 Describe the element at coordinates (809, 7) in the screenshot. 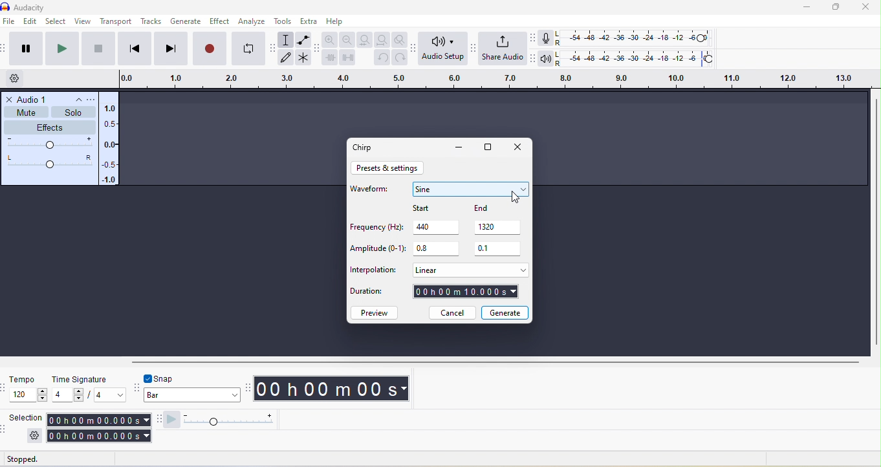

I see `minimize` at that location.